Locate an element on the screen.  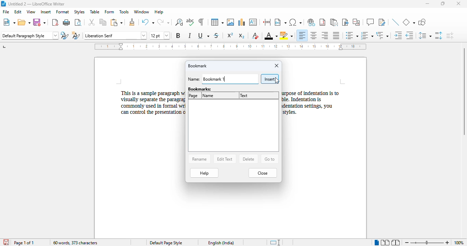
vertical scroll bar is located at coordinates (464, 91).